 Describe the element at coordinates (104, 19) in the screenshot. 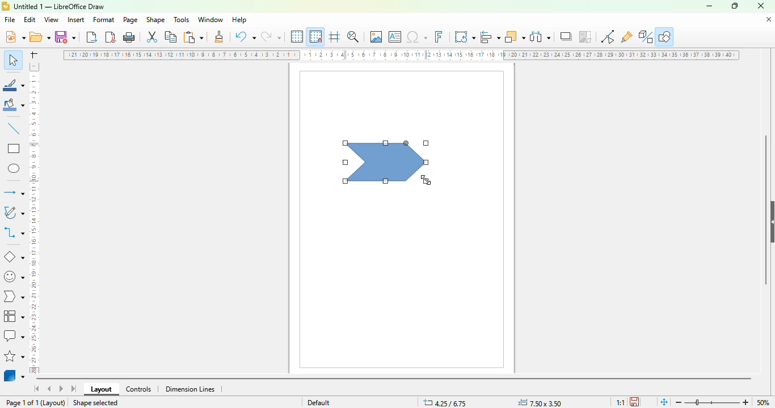

I see `format` at that location.